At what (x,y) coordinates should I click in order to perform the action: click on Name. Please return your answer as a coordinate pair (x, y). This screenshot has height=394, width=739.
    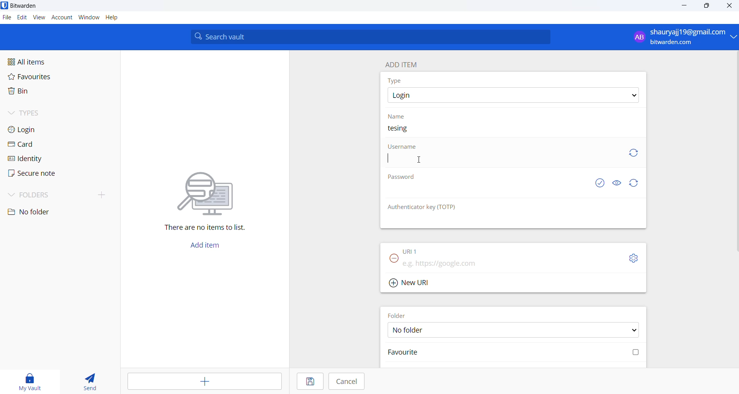
    Looking at the image, I should click on (398, 116).